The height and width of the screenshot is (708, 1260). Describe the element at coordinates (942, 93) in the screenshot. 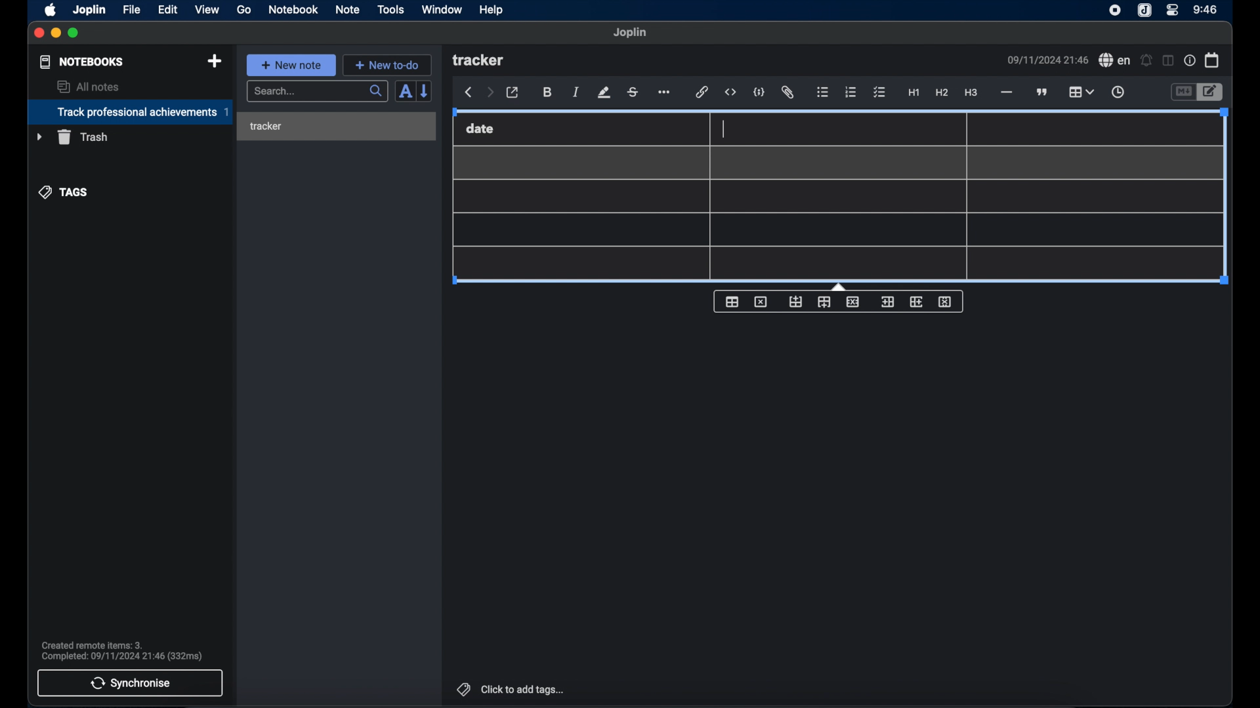

I see `heading 2` at that location.